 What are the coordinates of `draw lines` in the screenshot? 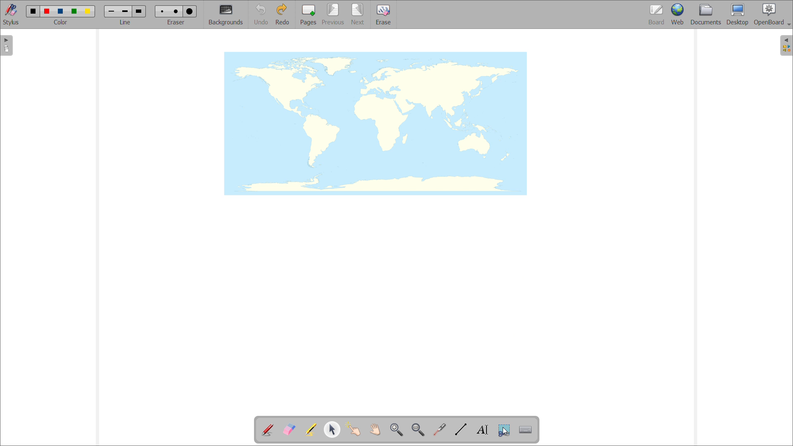 It's located at (461, 429).